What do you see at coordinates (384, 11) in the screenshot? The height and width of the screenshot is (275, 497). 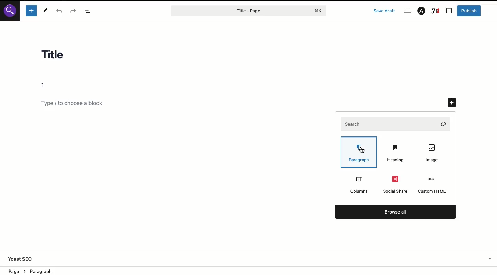 I see `Save draft` at bounding box center [384, 11].